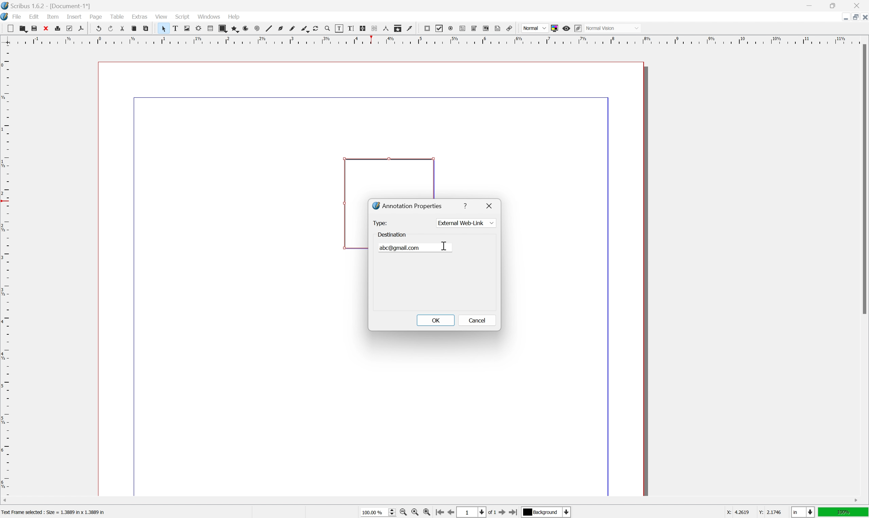 This screenshot has width=869, height=518. I want to click on select current unit, so click(803, 512).